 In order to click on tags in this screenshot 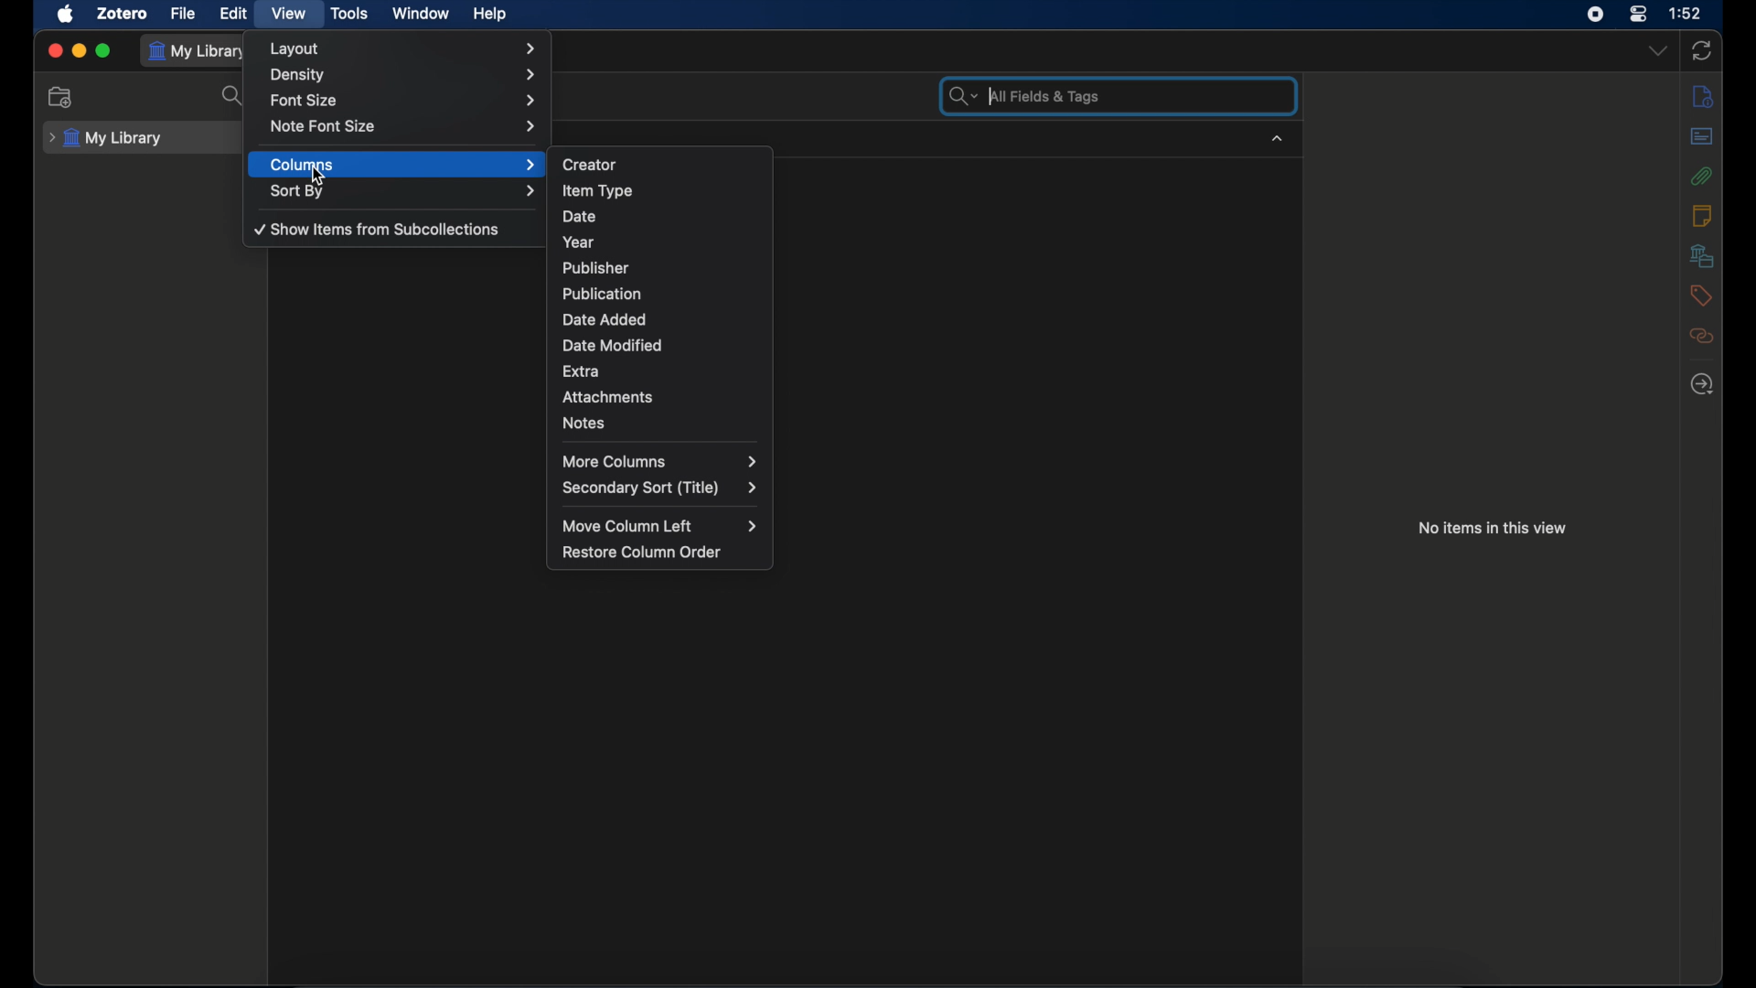, I will do `click(1699, 295)`.